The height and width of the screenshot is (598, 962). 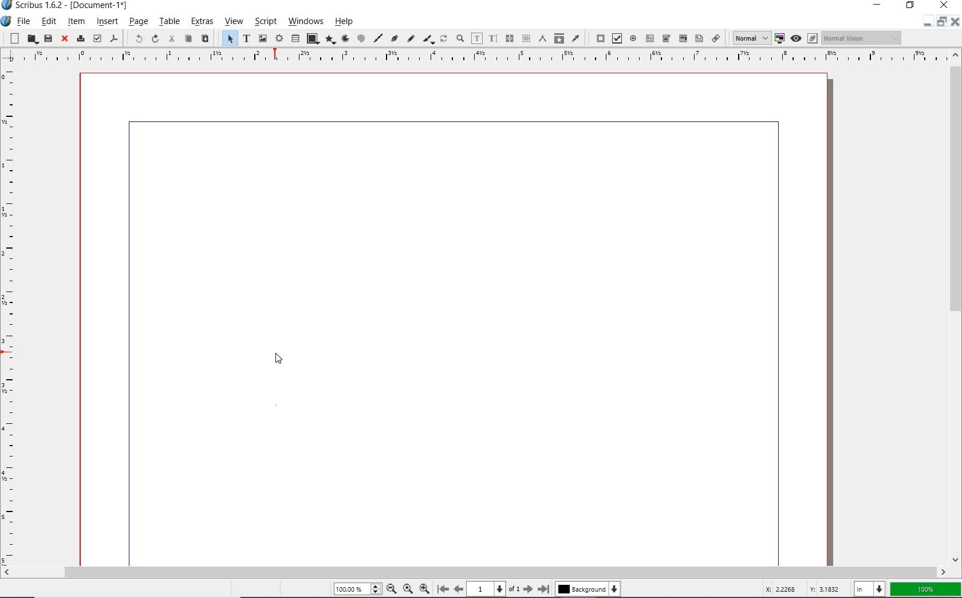 I want to click on edit contents of frame, so click(x=477, y=39).